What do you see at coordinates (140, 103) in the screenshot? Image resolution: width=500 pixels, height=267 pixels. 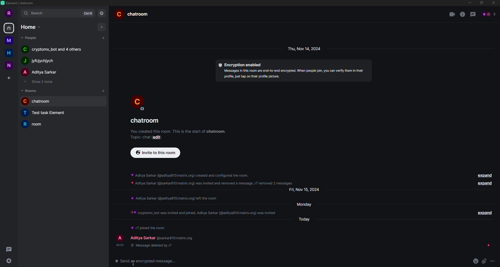 I see `profile` at bounding box center [140, 103].